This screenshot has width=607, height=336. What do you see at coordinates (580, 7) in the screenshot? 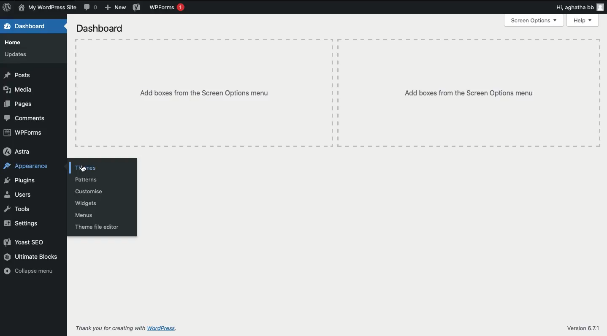
I see `Hi user` at bounding box center [580, 7].